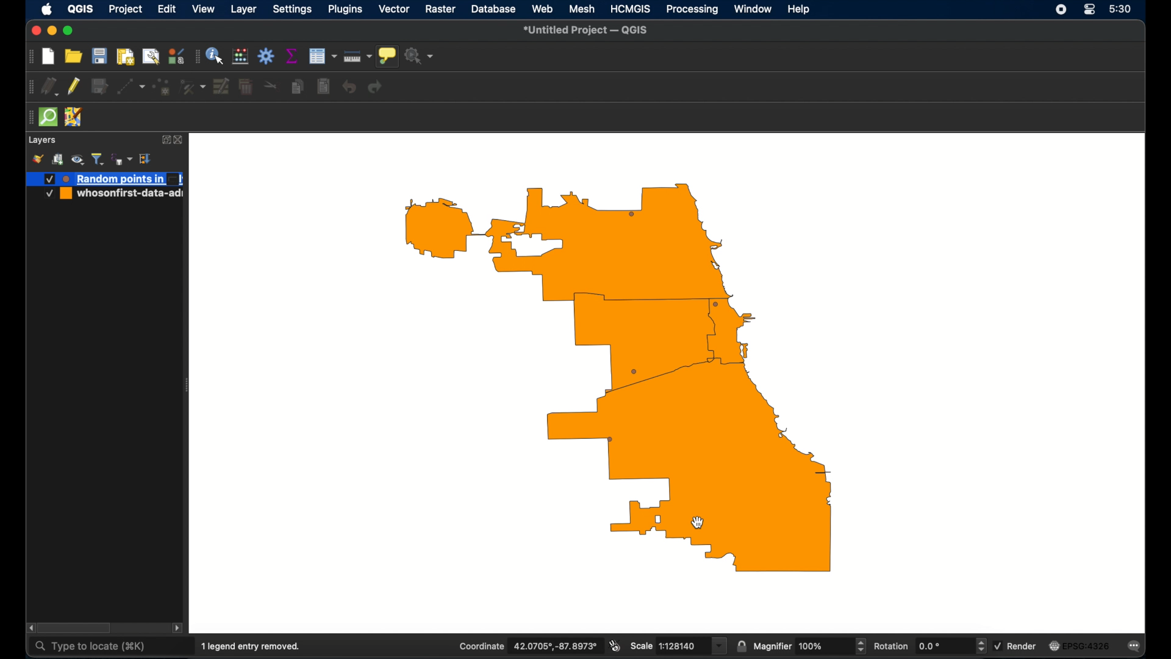 The height and width of the screenshot is (659, 1171). What do you see at coordinates (106, 179) in the screenshot?
I see `new layer` at bounding box center [106, 179].